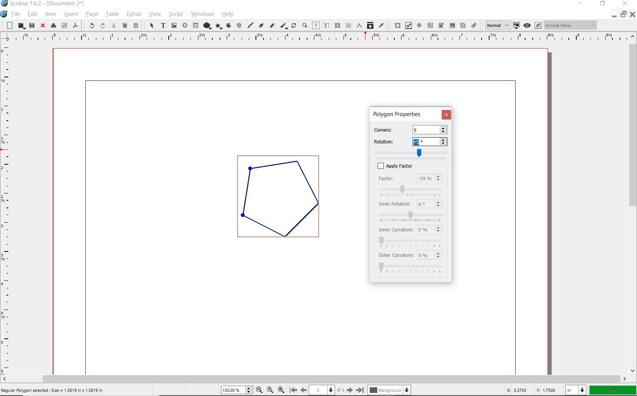  What do you see at coordinates (42, 26) in the screenshot?
I see `close` at bounding box center [42, 26].